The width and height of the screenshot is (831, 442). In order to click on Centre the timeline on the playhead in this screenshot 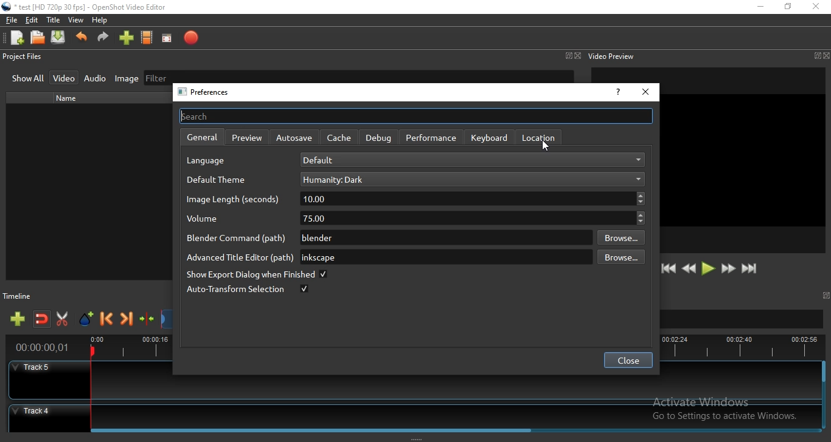, I will do `click(147, 321)`.